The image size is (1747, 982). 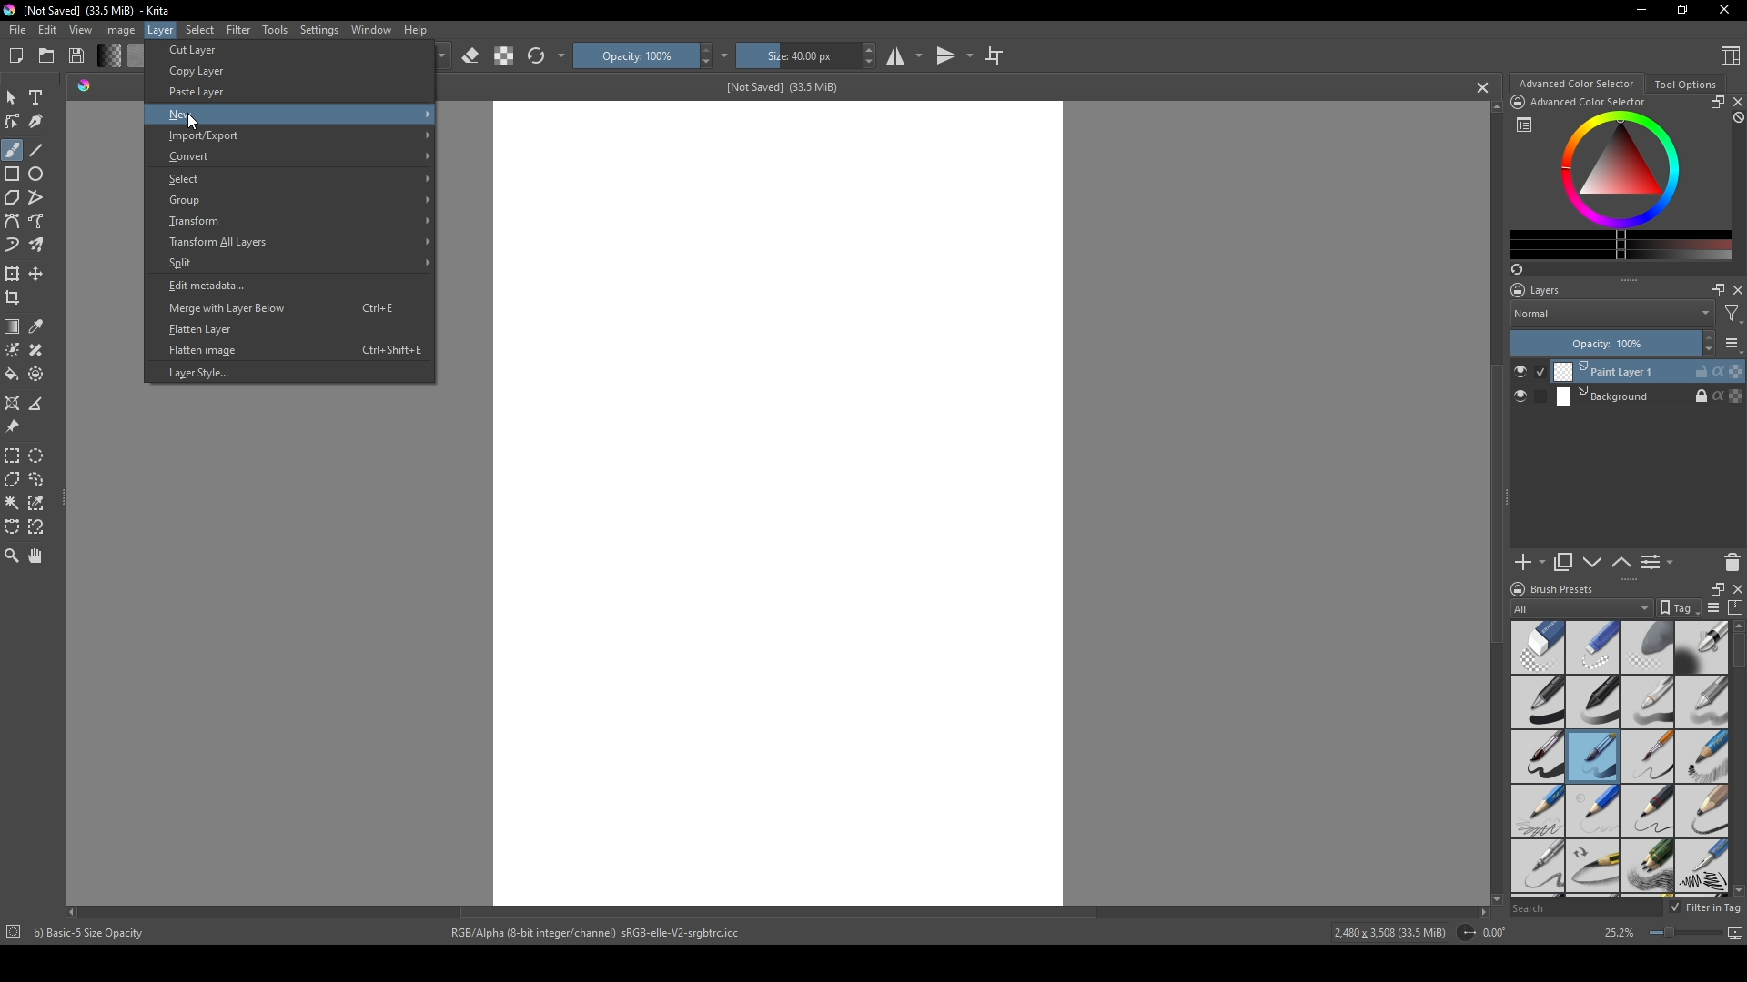 What do you see at coordinates (38, 479) in the screenshot?
I see `lasso` at bounding box center [38, 479].